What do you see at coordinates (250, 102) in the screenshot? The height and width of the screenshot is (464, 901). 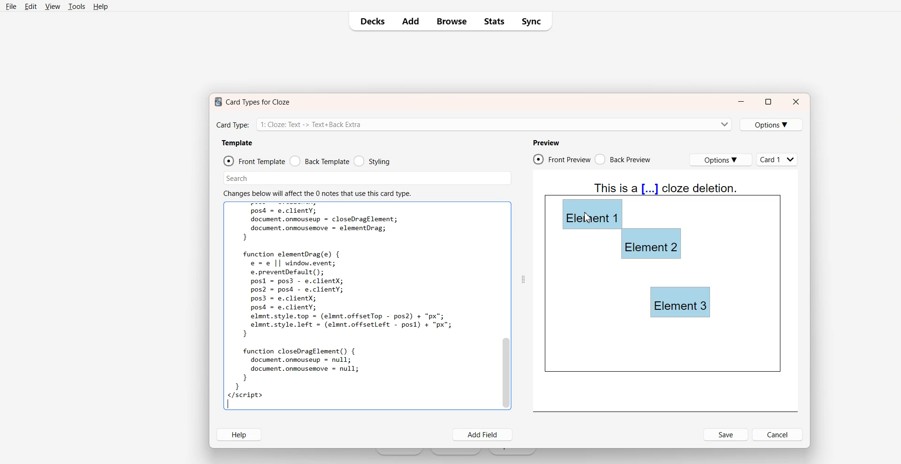 I see `Text 1` at bounding box center [250, 102].